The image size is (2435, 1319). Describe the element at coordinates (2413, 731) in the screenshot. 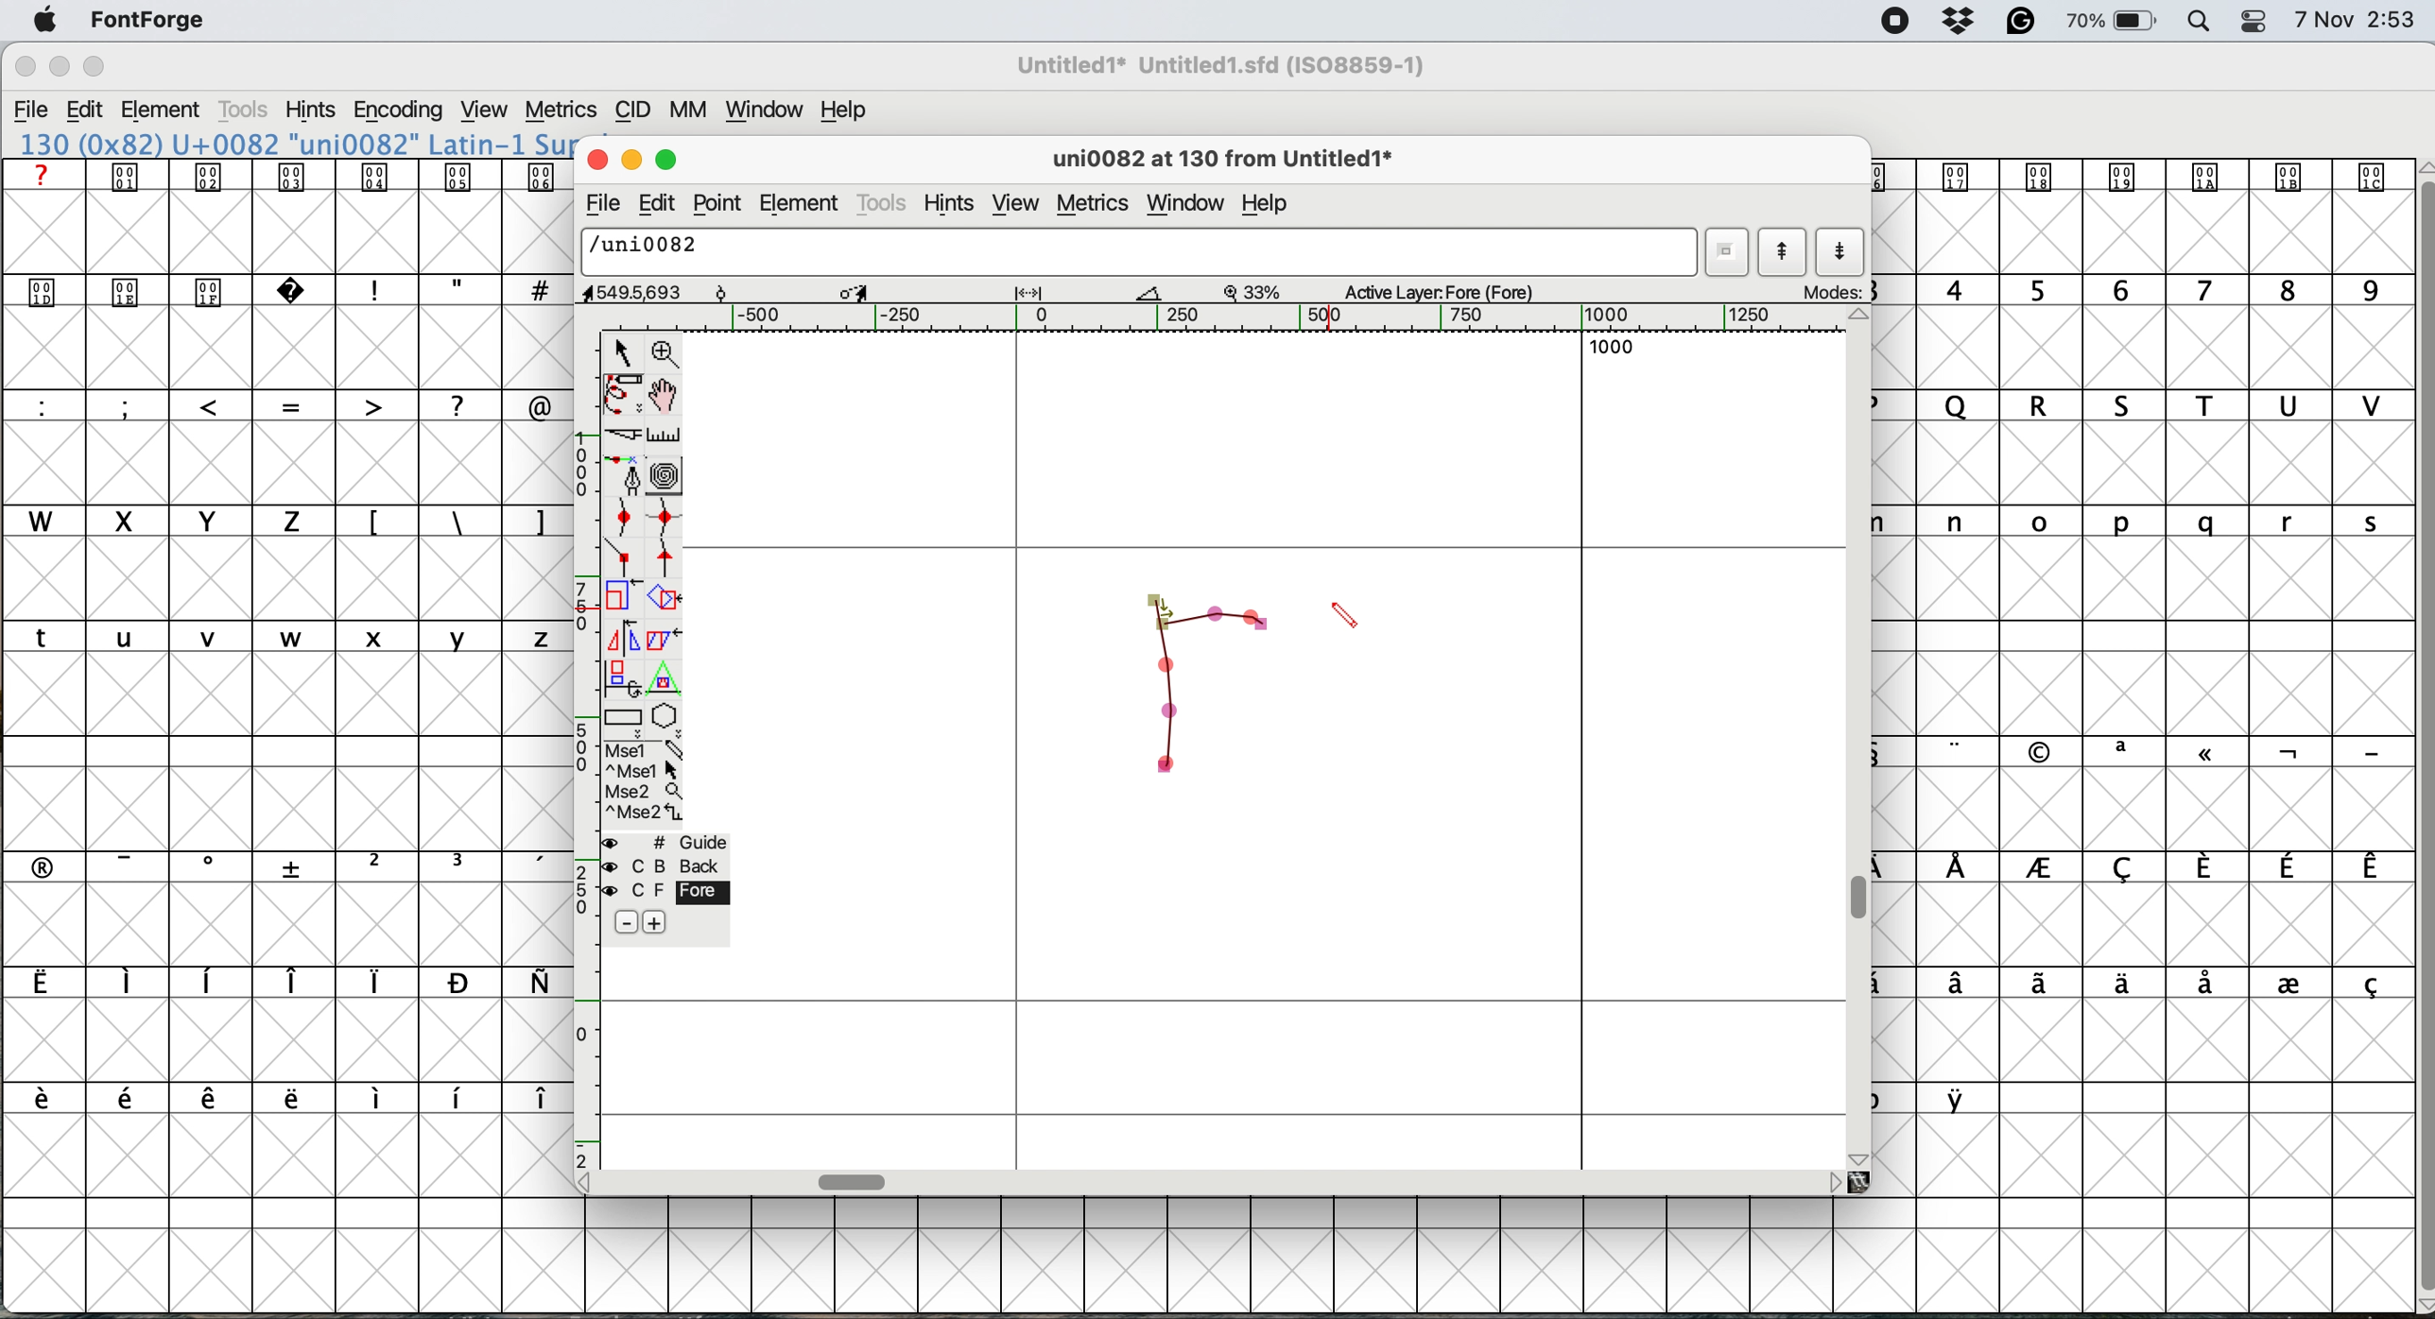

I see `vertical scroll bar` at that location.